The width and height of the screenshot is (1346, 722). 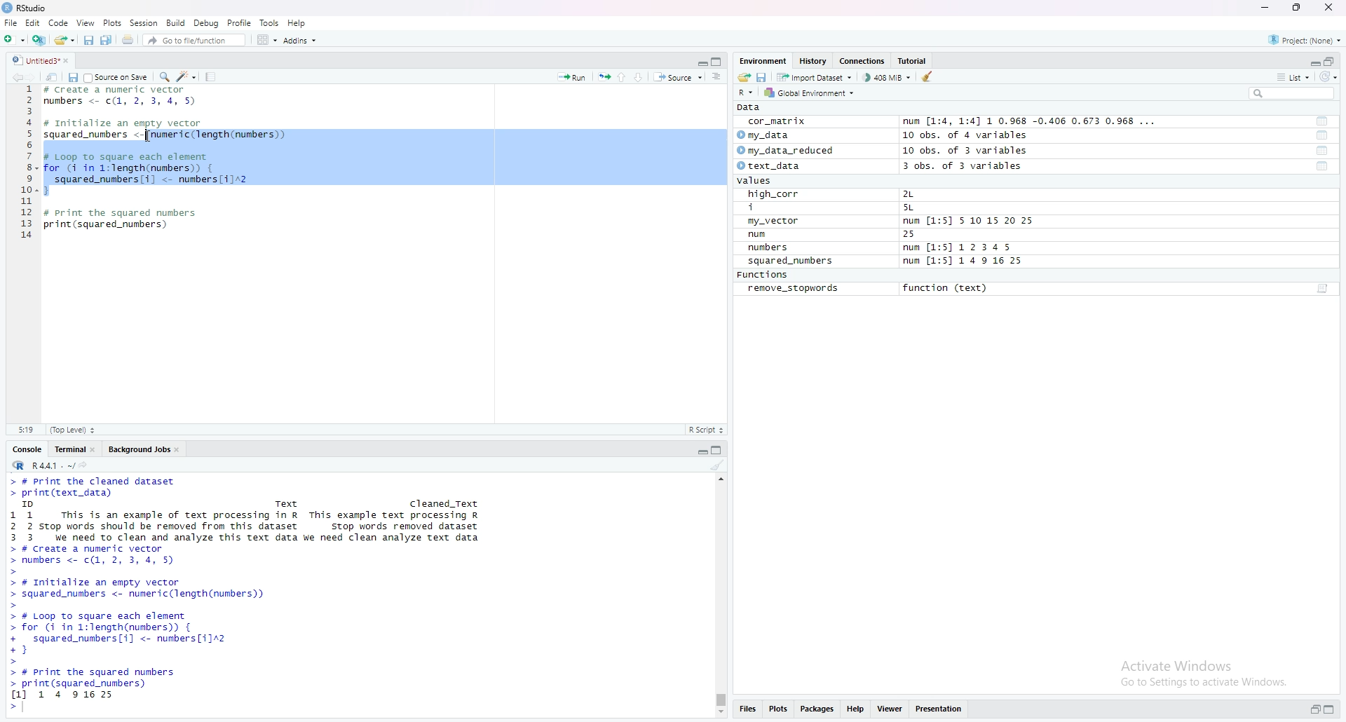 What do you see at coordinates (86, 22) in the screenshot?
I see `View` at bounding box center [86, 22].